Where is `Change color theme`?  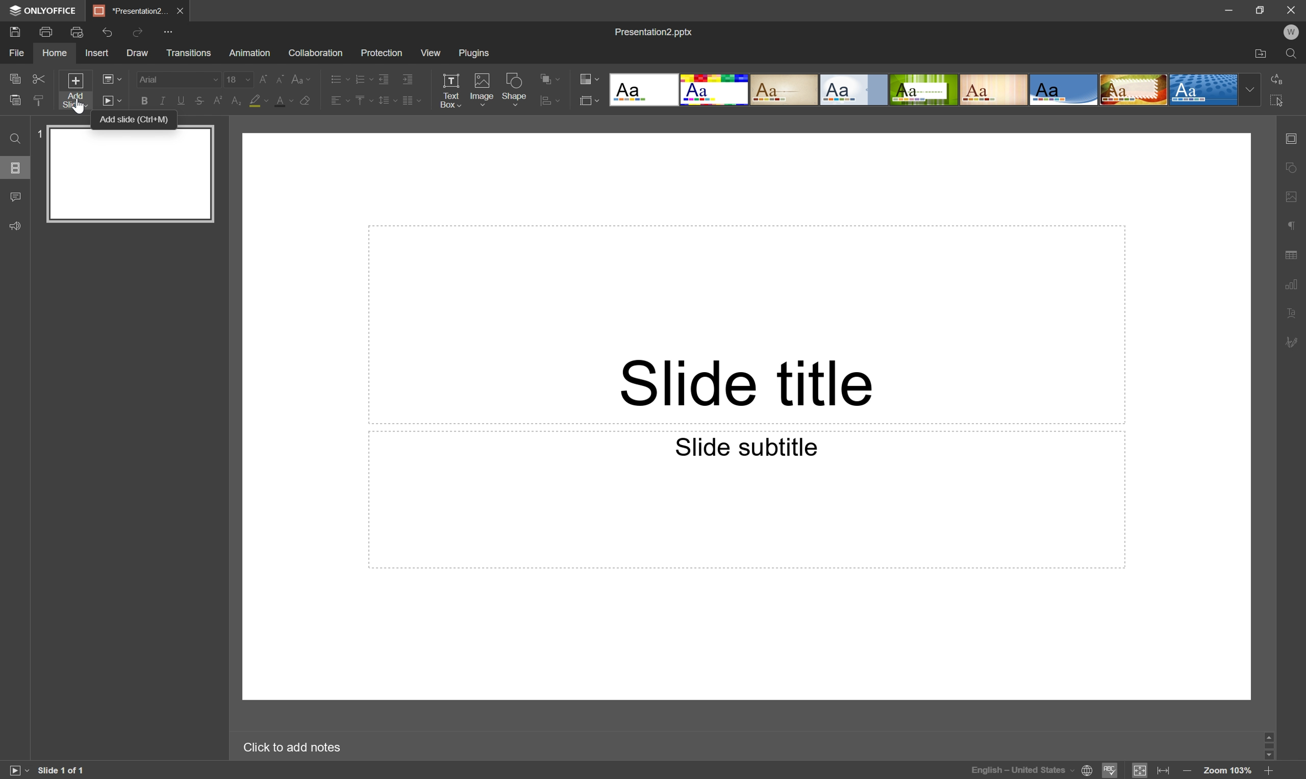
Change color theme is located at coordinates (589, 77).